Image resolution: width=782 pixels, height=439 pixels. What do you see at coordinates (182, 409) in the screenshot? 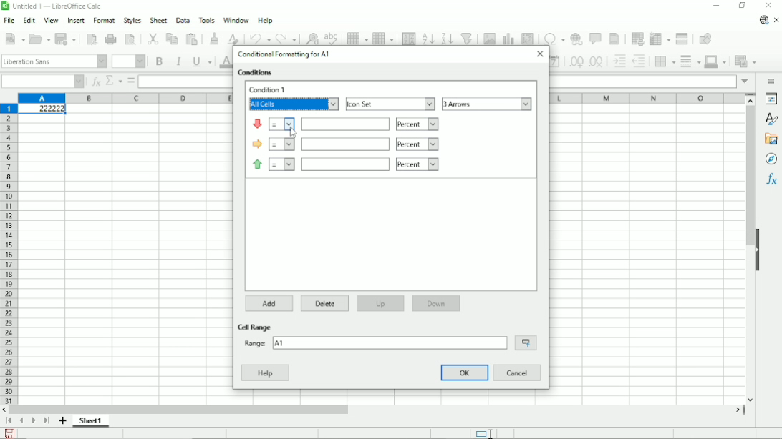
I see `Horizontal scrollbar` at bounding box center [182, 409].